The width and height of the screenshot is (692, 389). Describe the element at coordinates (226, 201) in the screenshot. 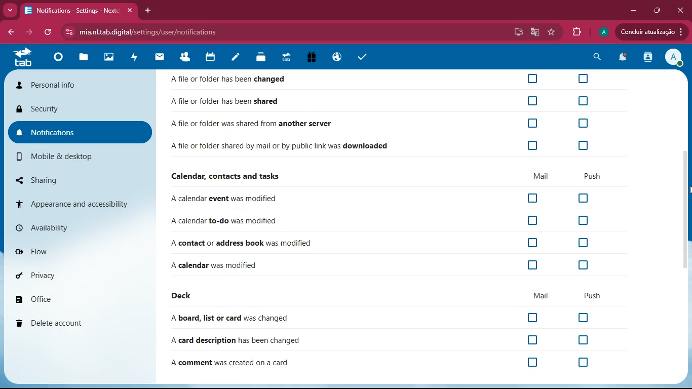

I see `A calendar event was modified` at that location.